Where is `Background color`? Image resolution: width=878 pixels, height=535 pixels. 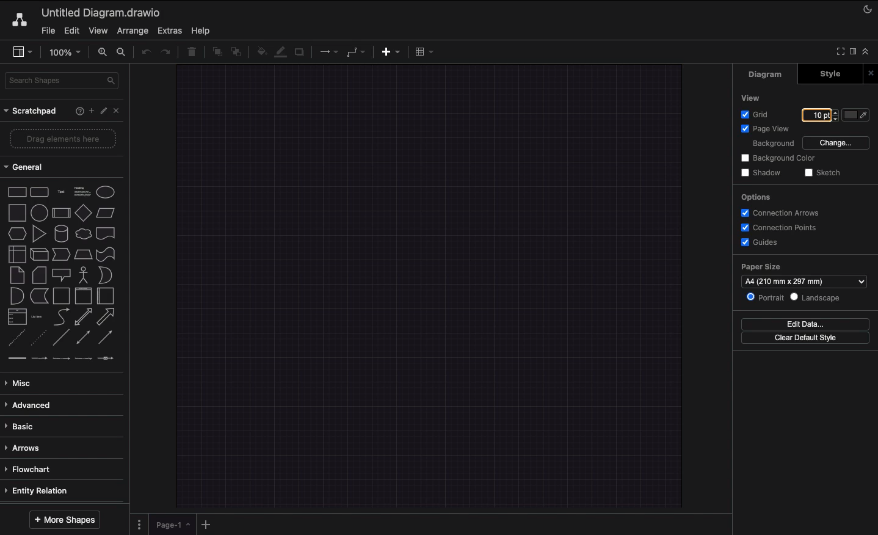 Background color is located at coordinates (776, 159).